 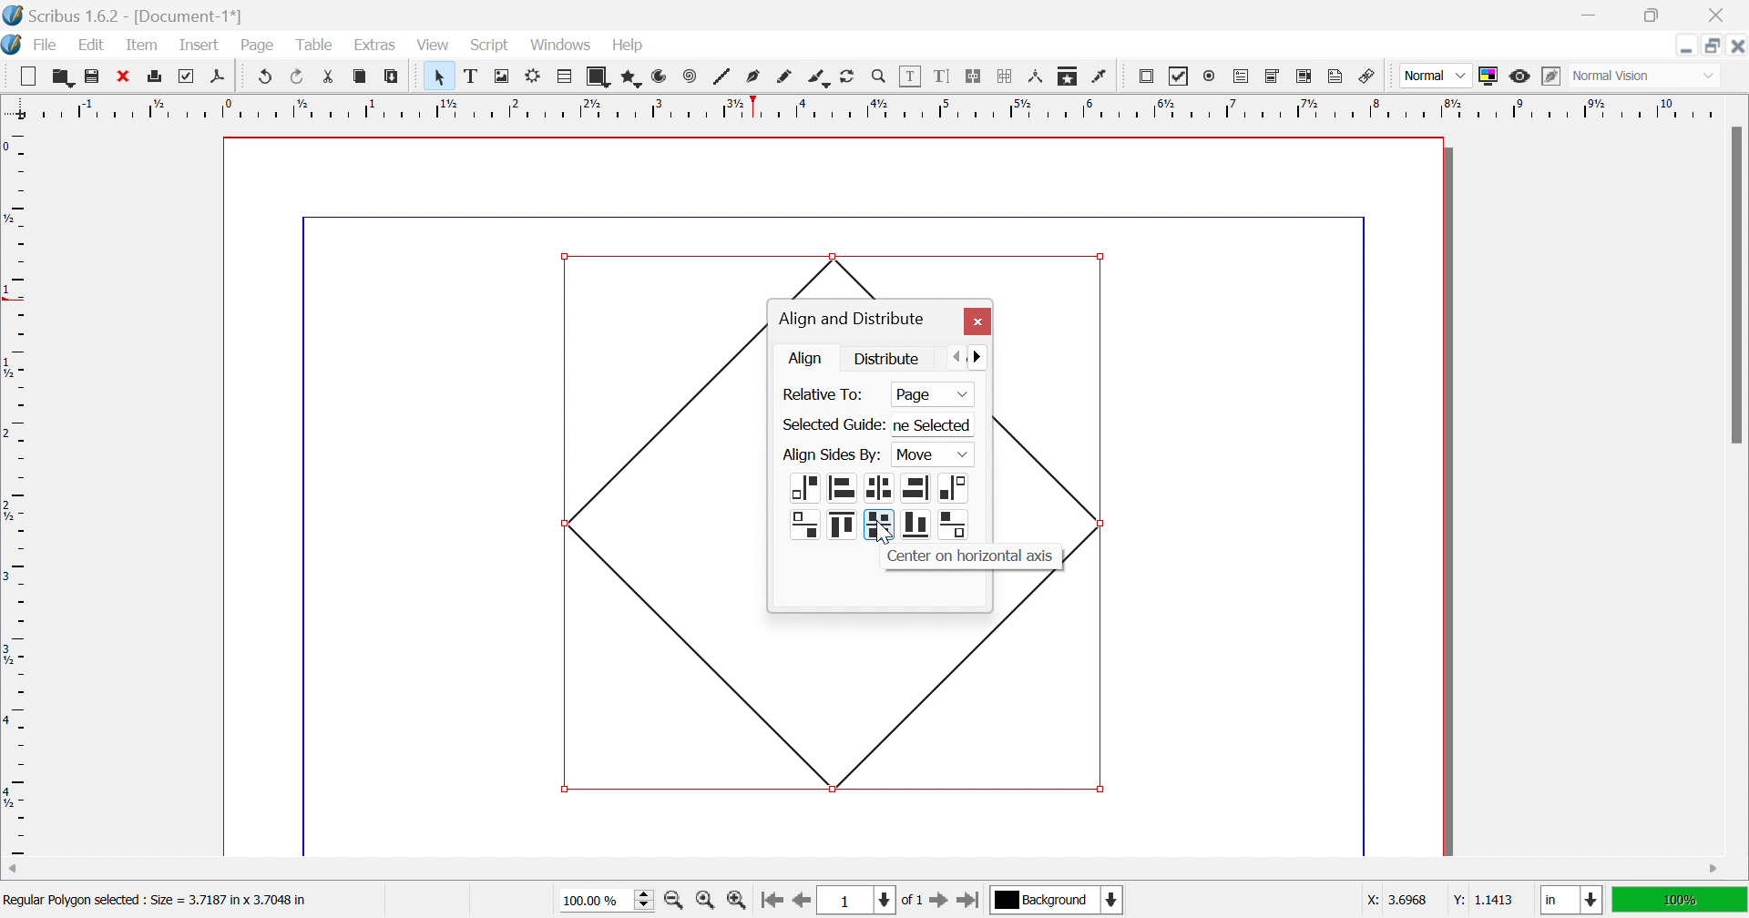 I want to click on Freehand line, so click(x=784, y=77).